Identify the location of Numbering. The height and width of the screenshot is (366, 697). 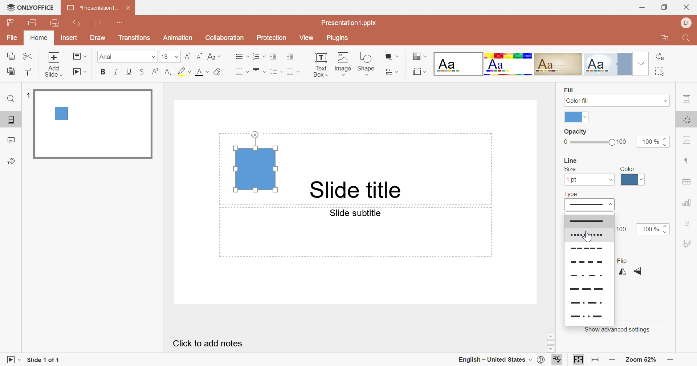
(260, 58).